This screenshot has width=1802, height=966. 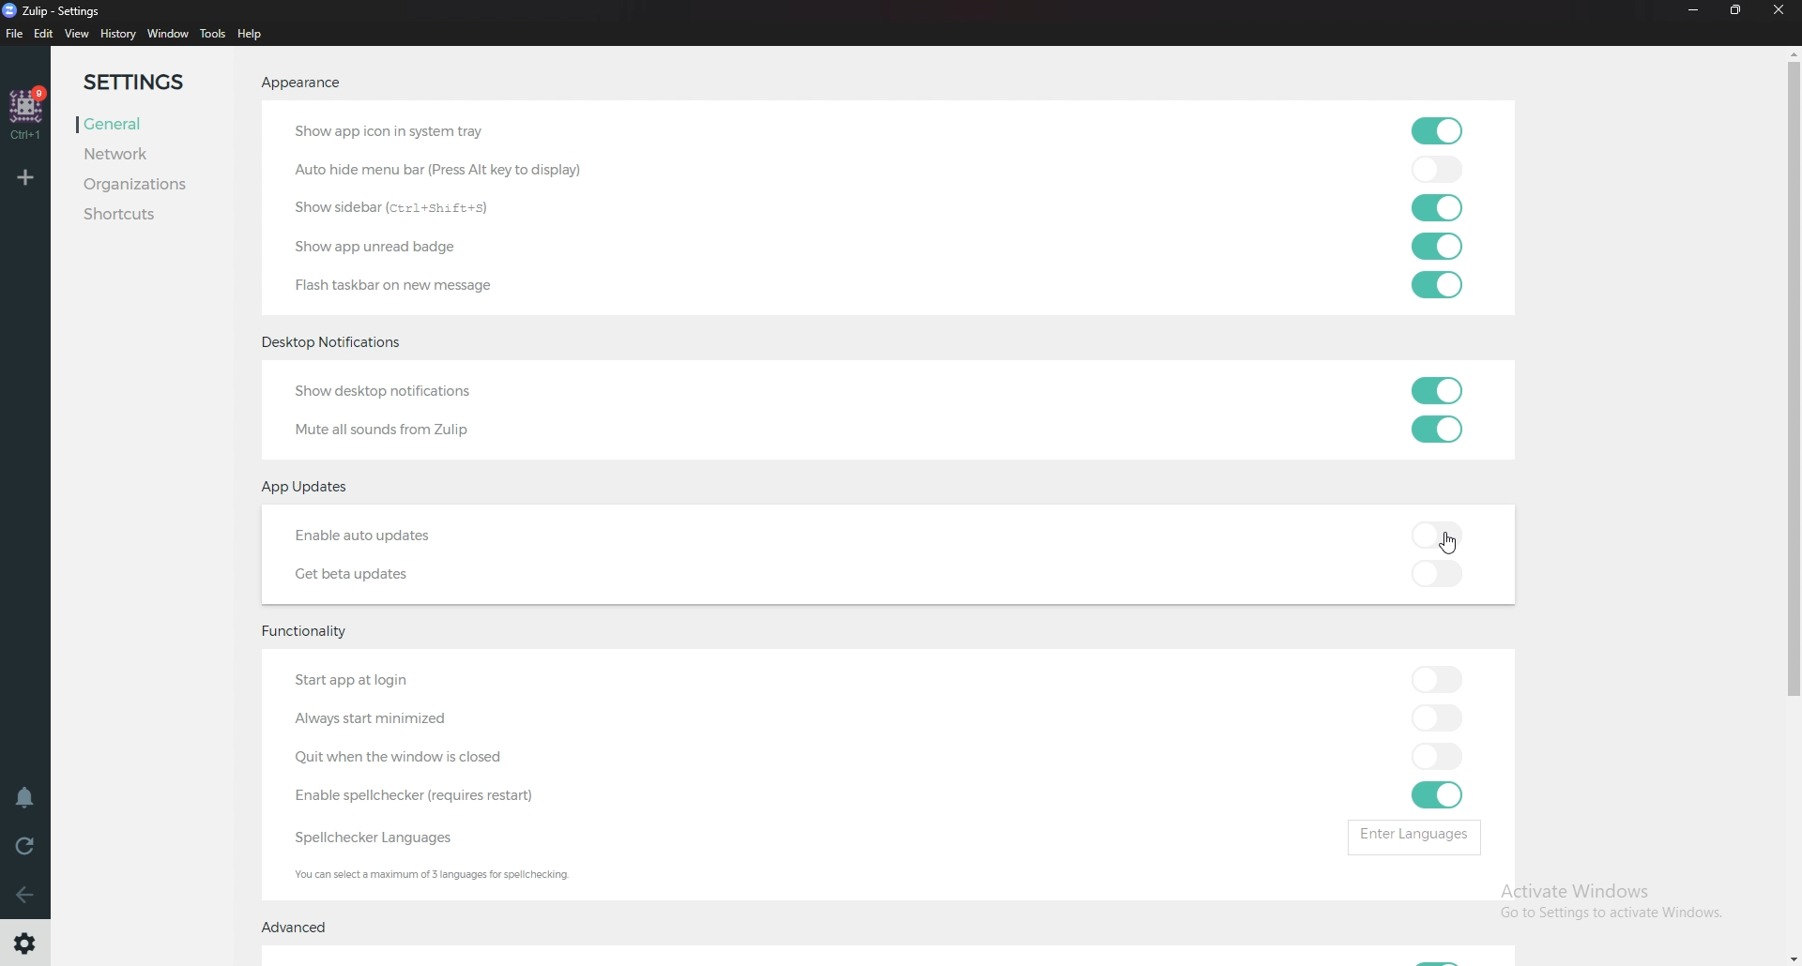 What do you see at coordinates (1451, 547) in the screenshot?
I see `Cursor` at bounding box center [1451, 547].